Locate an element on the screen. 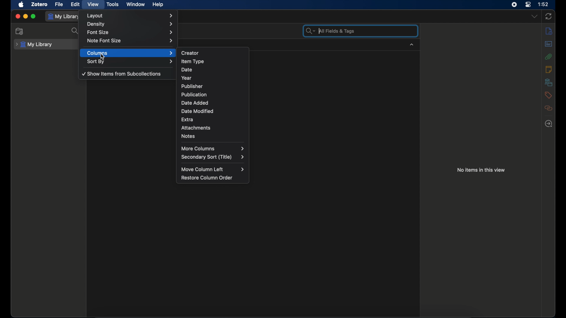 This screenshot has height=318, width=566. screen recorder icon is located at coordinates (514, 5).